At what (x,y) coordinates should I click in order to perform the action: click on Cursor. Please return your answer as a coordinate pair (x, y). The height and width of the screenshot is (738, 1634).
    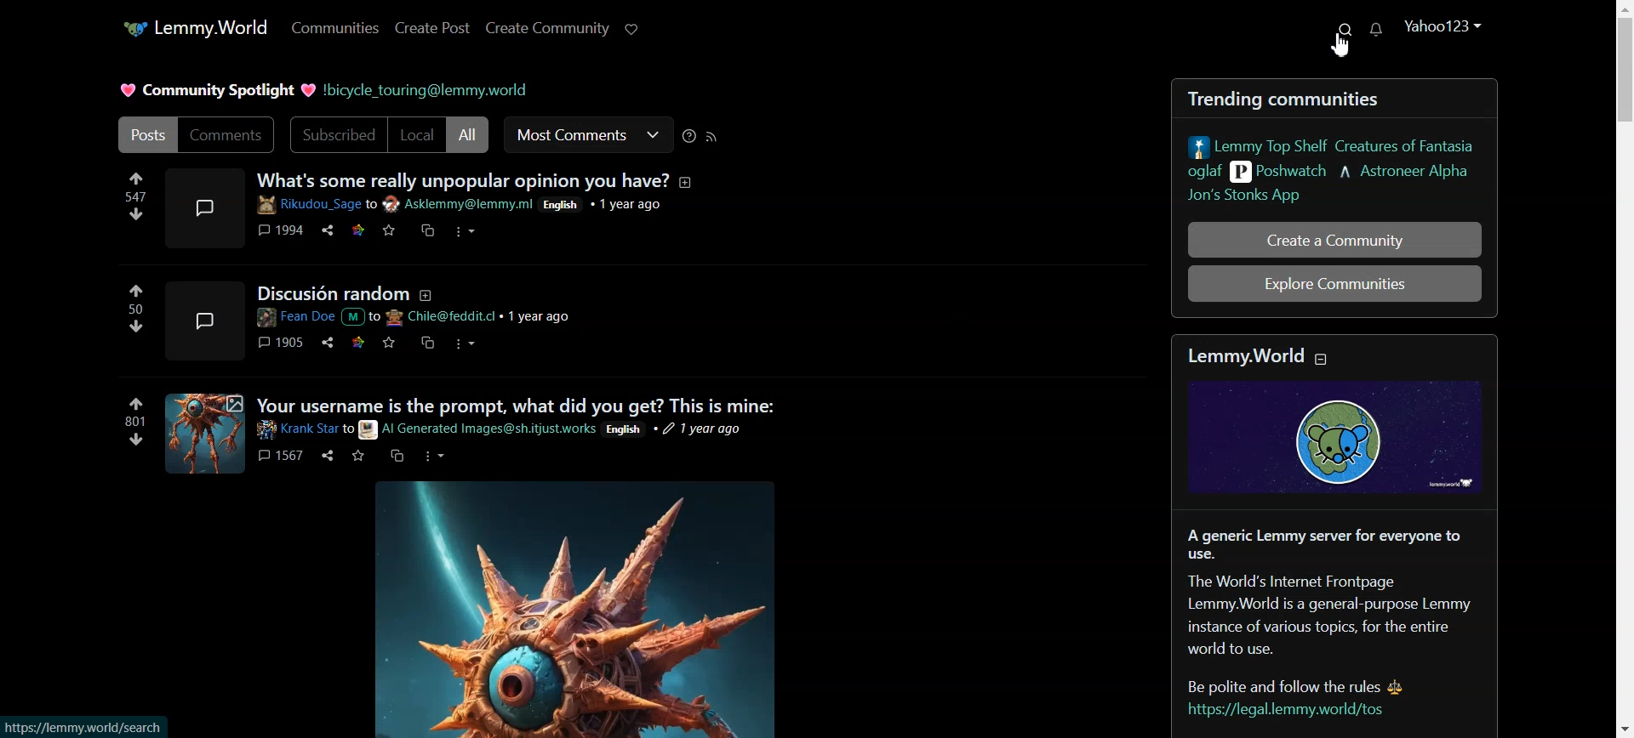
    Looking at the image, I should click on (1340, 44).